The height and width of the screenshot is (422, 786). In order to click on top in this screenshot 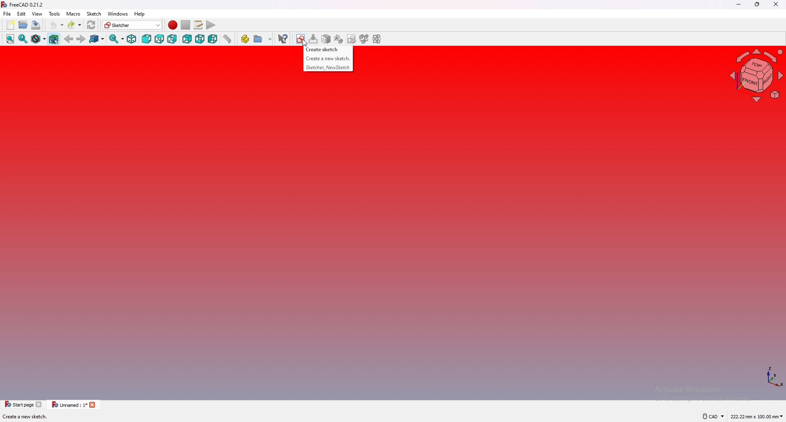, I will do `click(159, 39)`.